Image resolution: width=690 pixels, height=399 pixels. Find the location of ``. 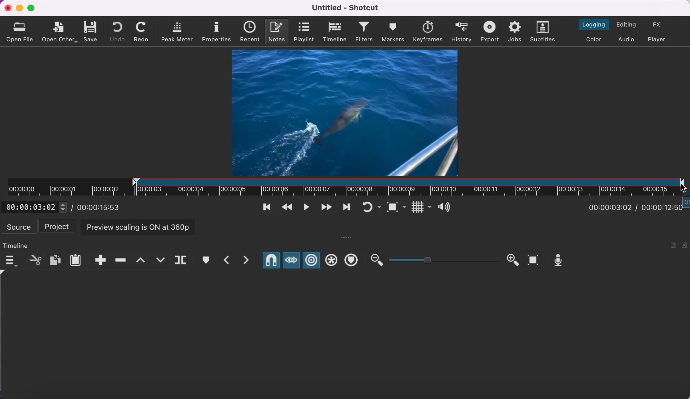

 is located at coordinates (396, 207).